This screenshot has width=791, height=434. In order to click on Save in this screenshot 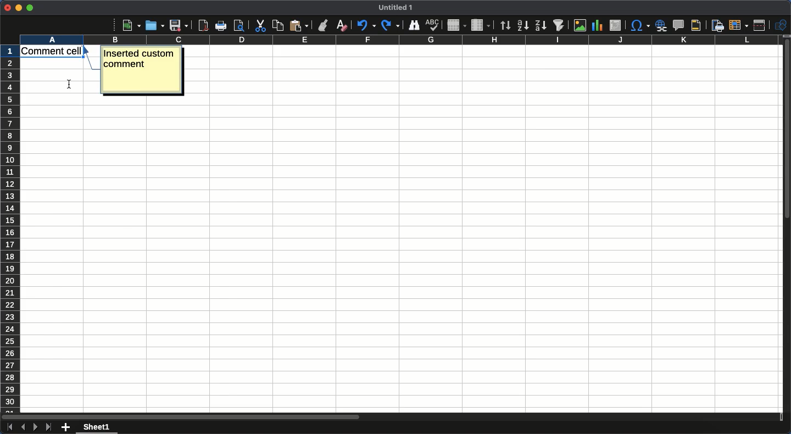, I will do `click(178, 25)`.